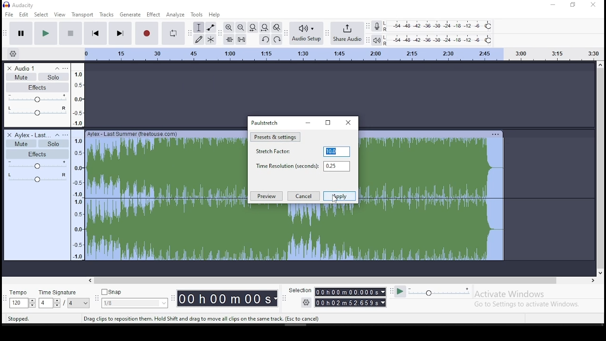 The width and height of the screenshot is (606, 341). I want to click on settings, so click(15, 53).